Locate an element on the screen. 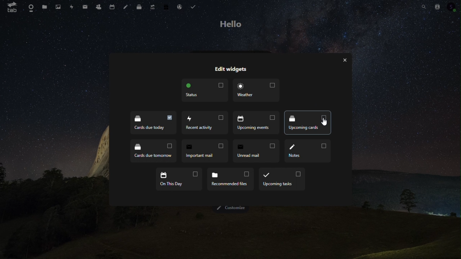 Image resolution: width=461 pixels, height=259 pixels. Recommended files is located at coordinates (231, 180).